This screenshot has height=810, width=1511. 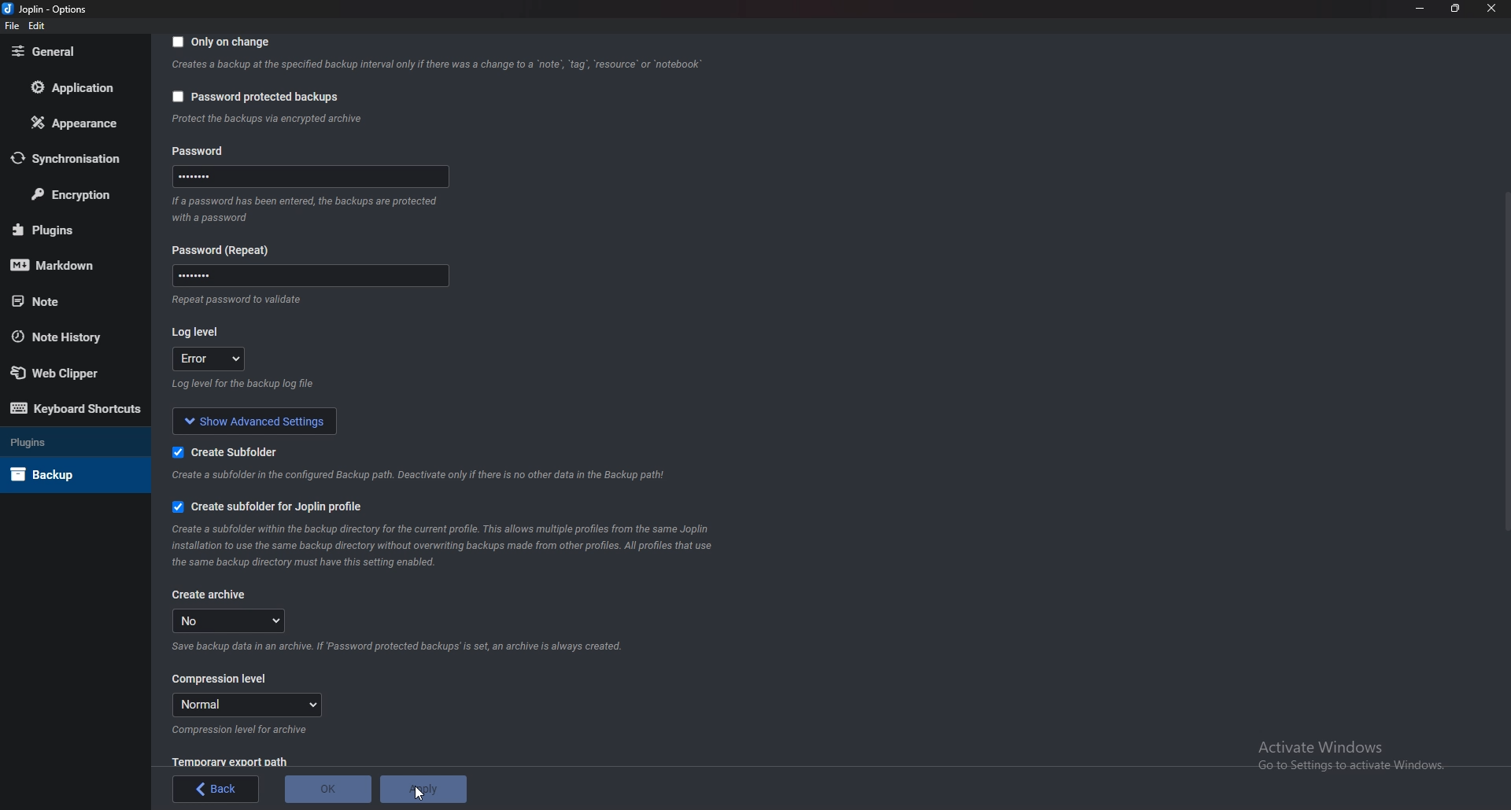 What do you see at coordinates (436, 67) in the screenshot?
I see `Info` at bounding box center [436, 67].